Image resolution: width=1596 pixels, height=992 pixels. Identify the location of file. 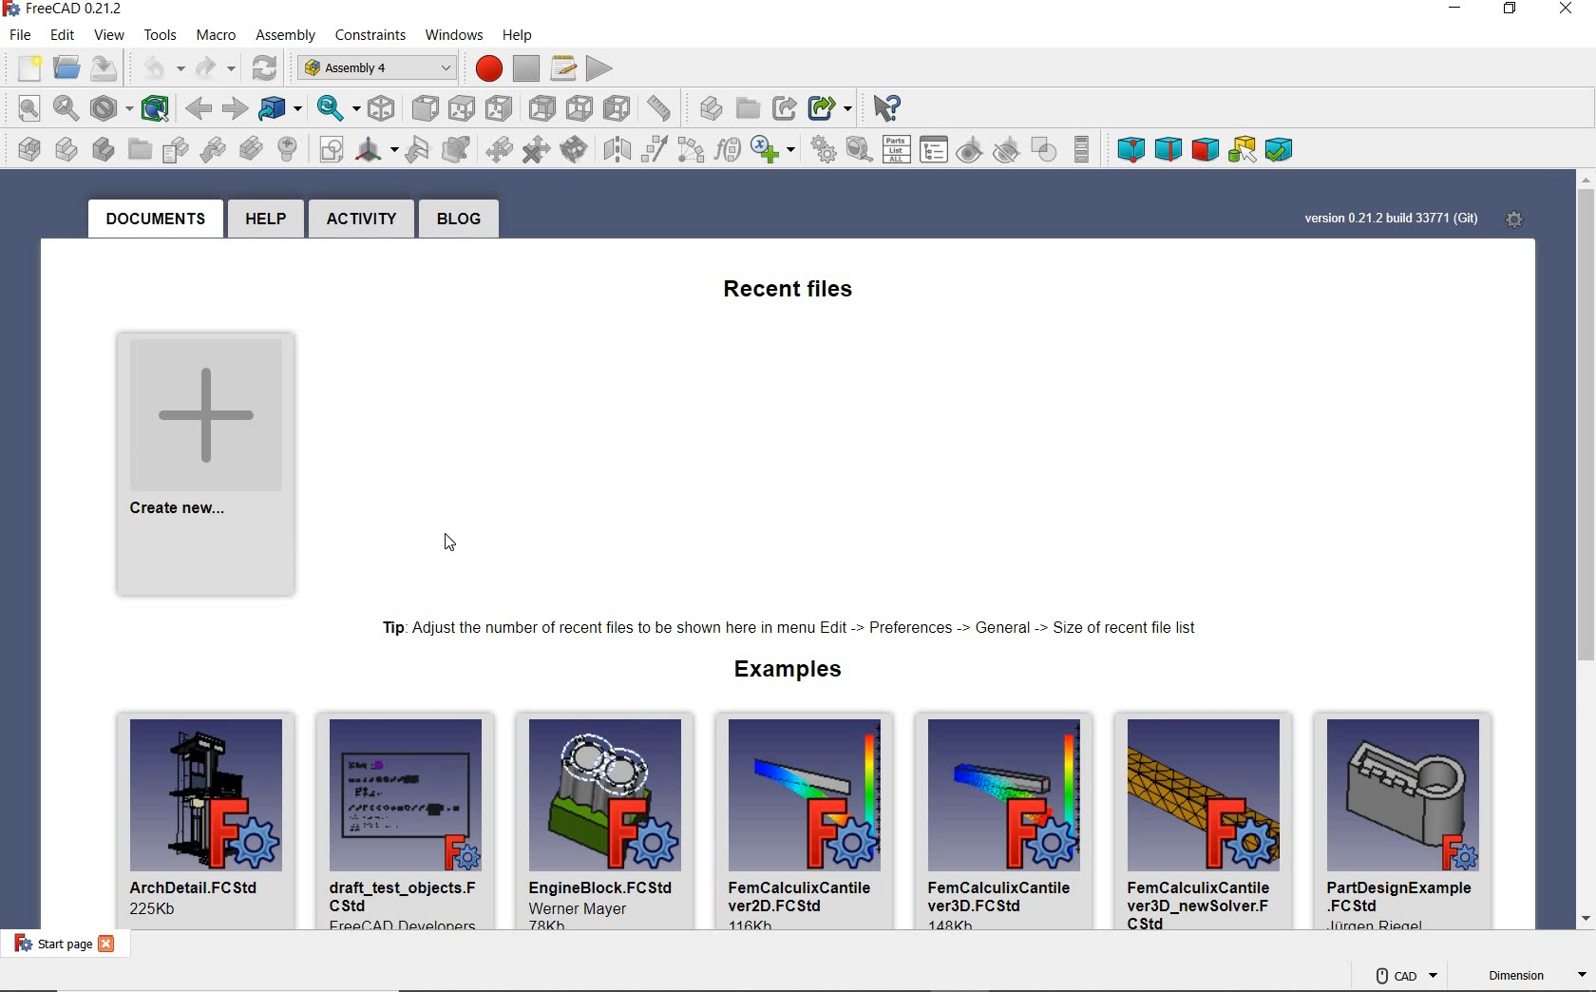
(24, 38).